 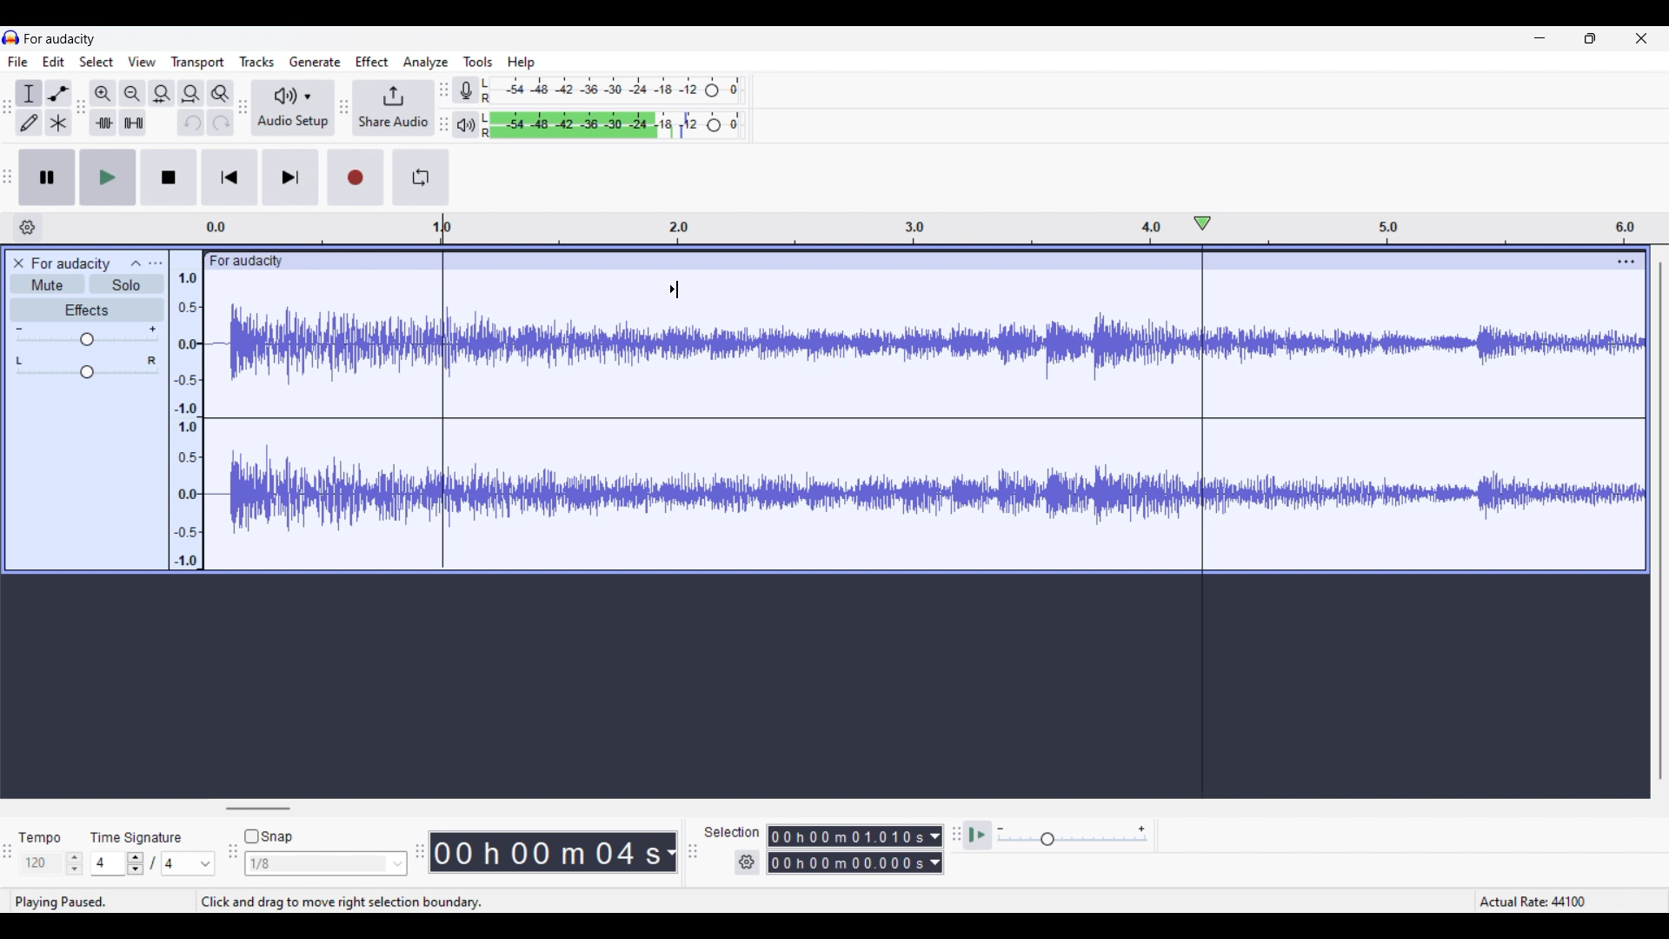 What do you see at coordinates (342, 898) in the screenshot?
I see `click and drag to move right selection boundry` at bounding box center [342, 898].